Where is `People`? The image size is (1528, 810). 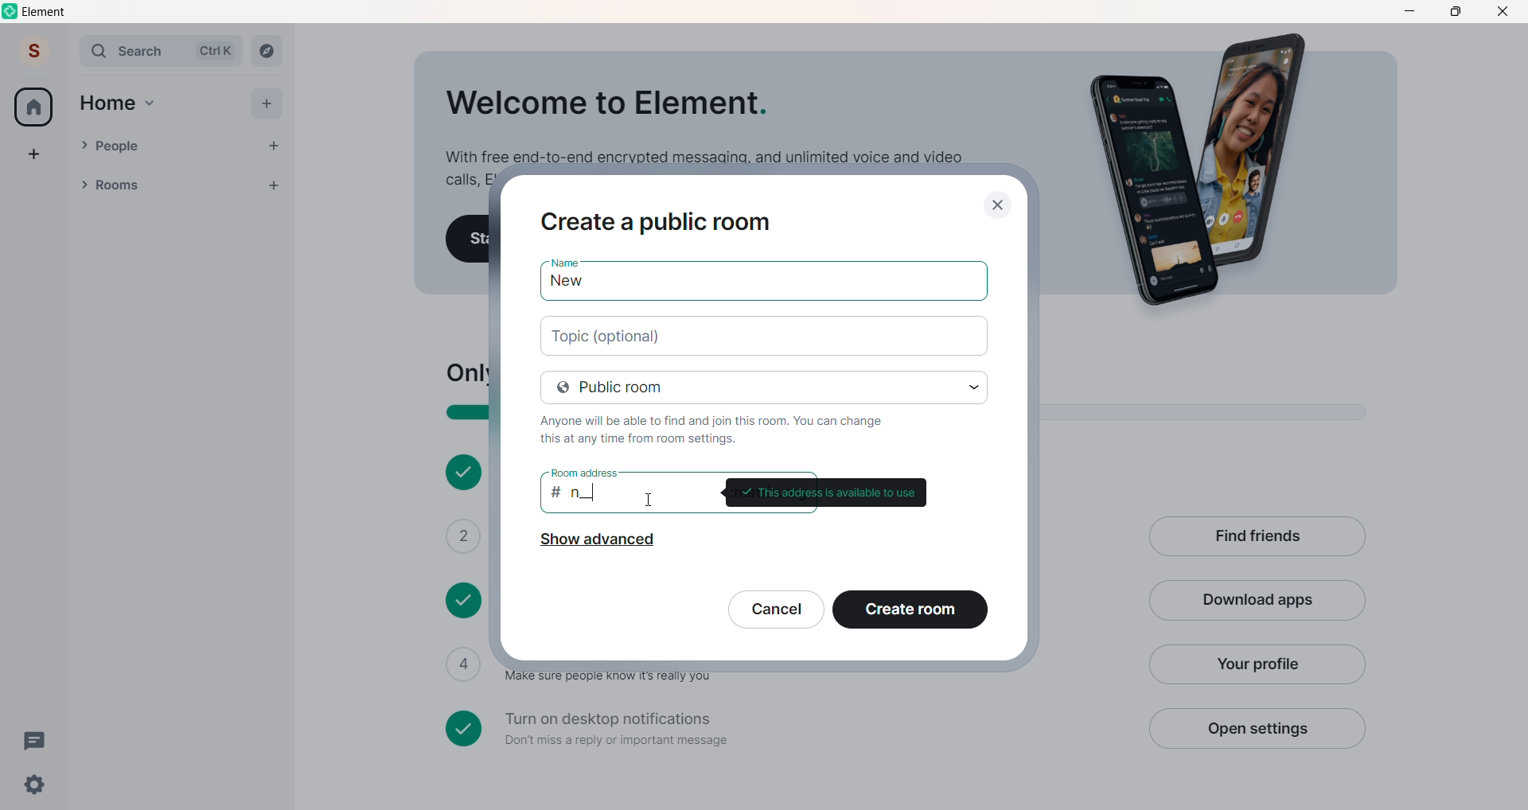 People is located at coordinates (173, 146).